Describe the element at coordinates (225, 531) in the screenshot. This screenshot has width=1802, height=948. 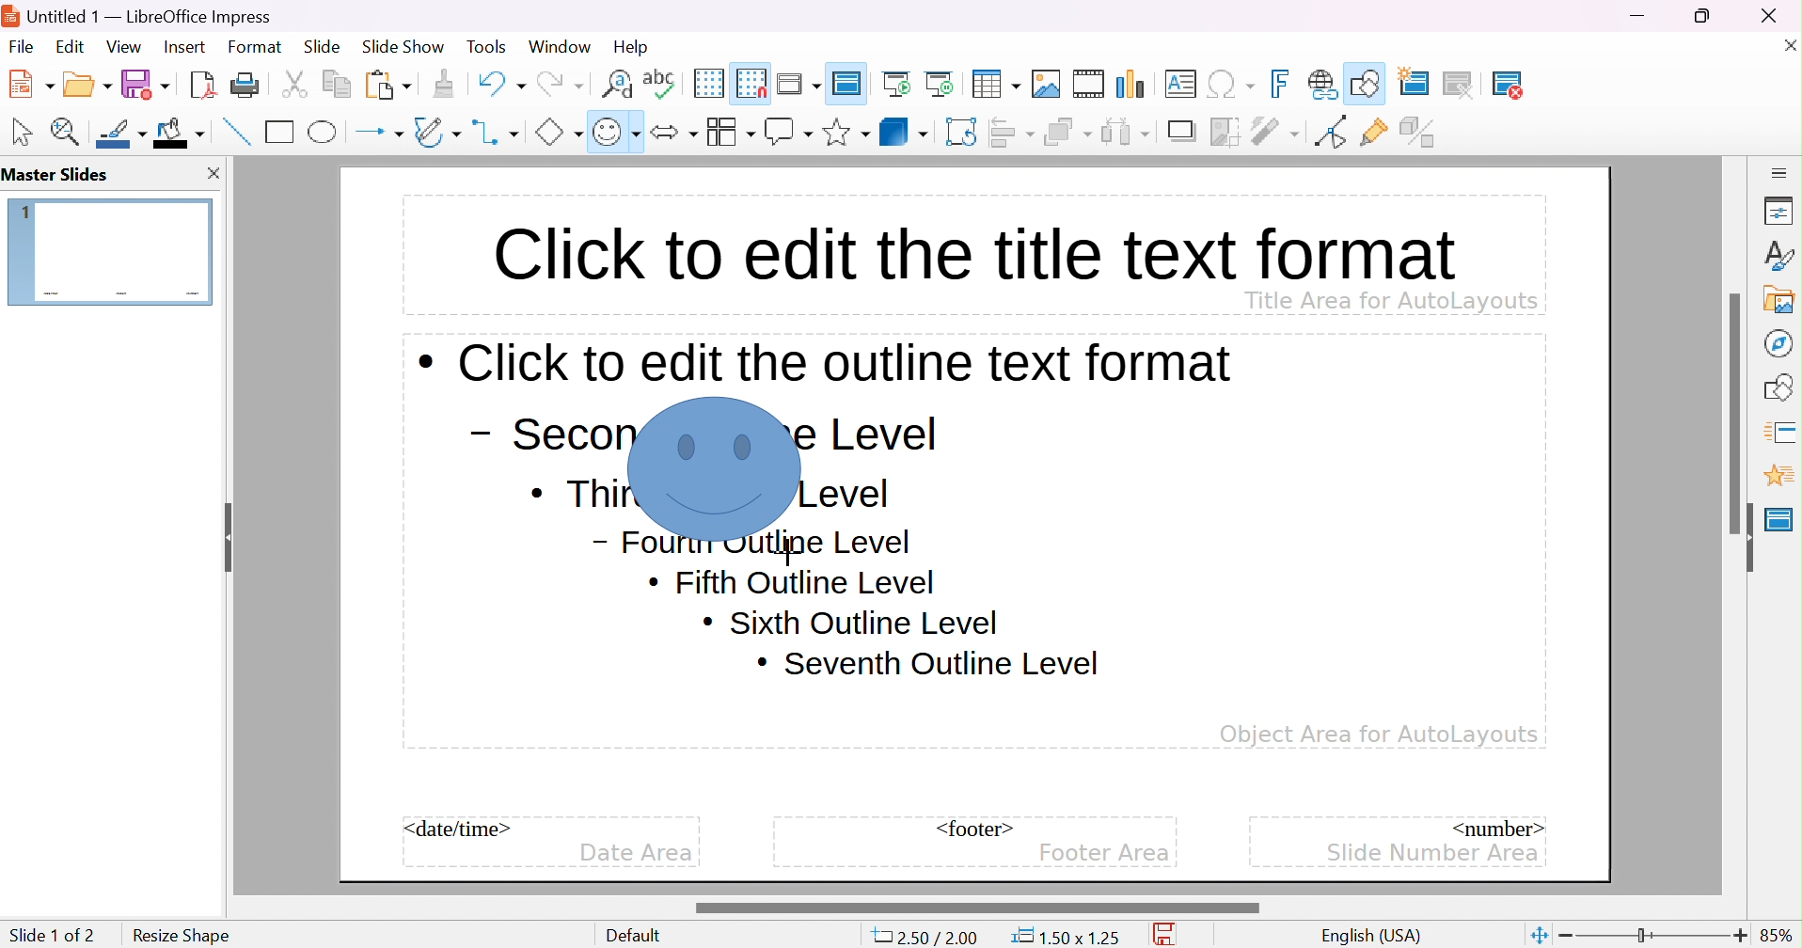
I see `hide` at that location.